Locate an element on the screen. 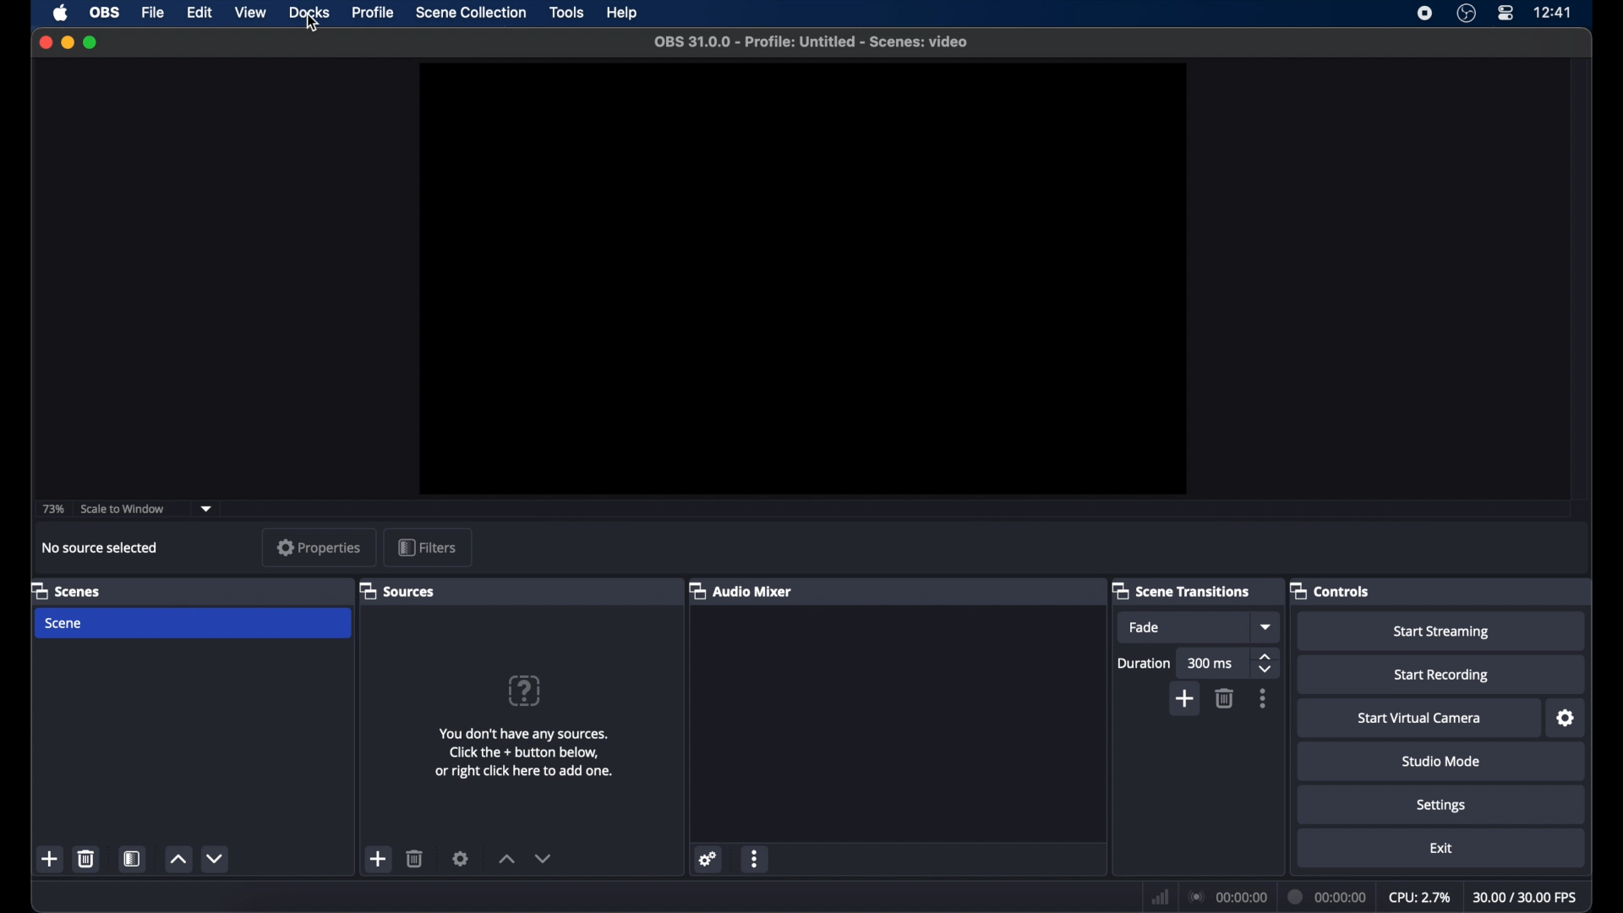 This screenshot has width=1623, height=913. edit is located at coordinates (199, 12).